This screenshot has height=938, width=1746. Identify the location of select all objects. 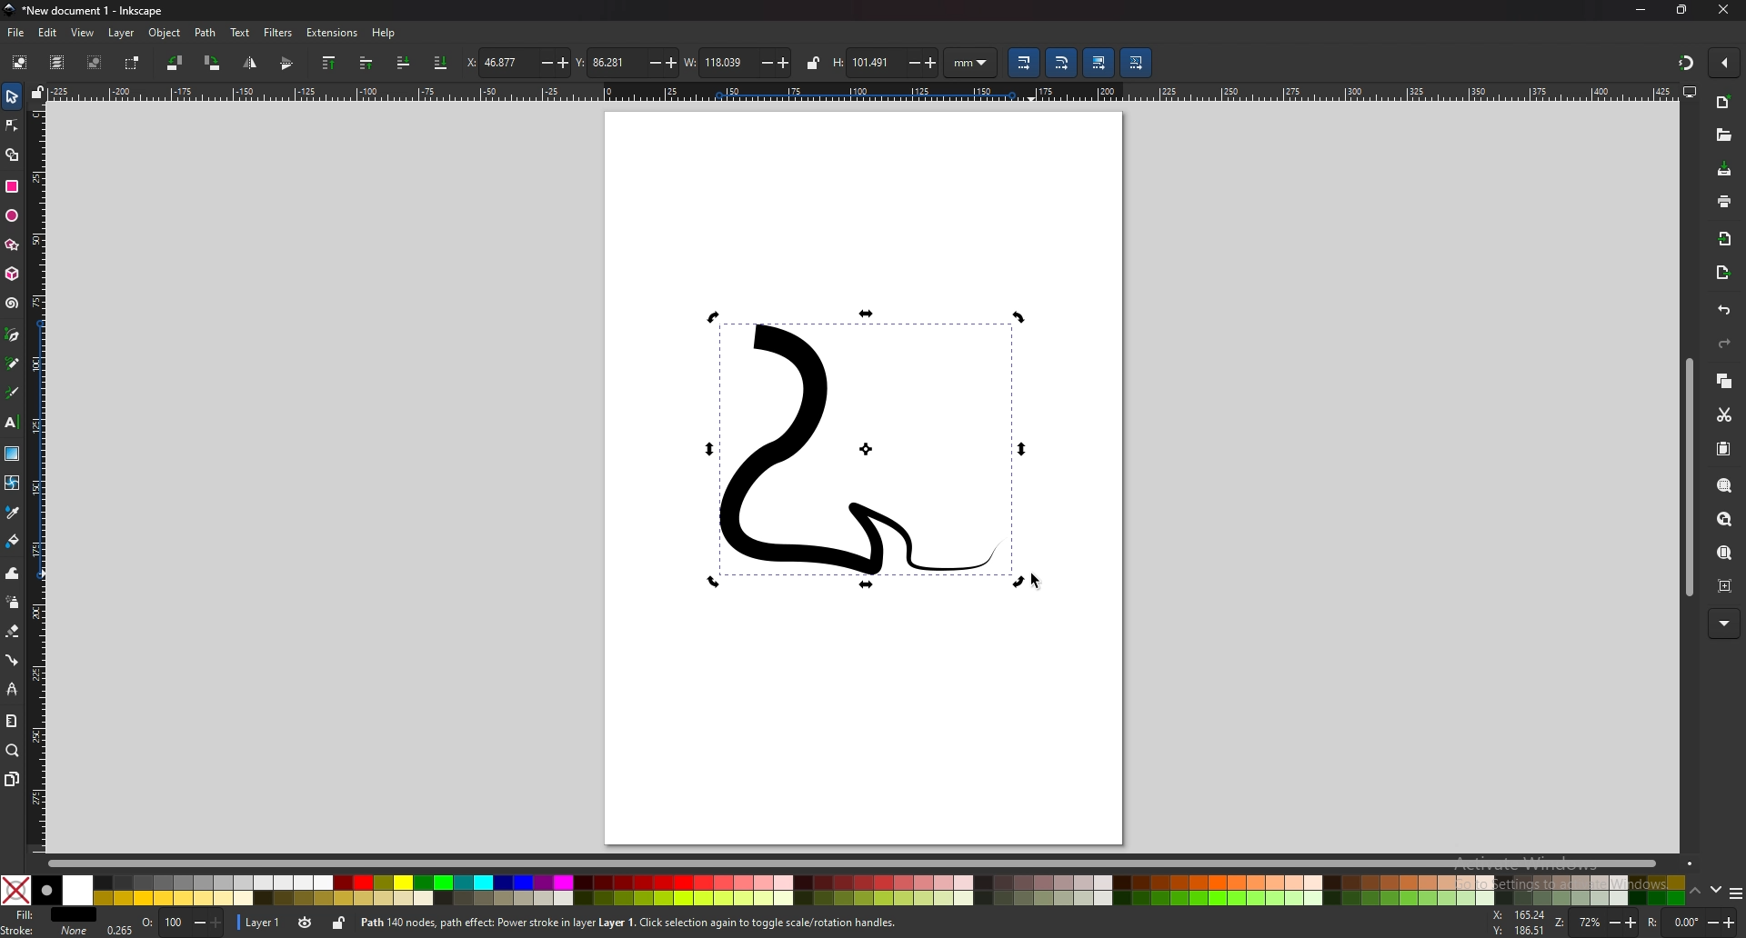
(20, 61).